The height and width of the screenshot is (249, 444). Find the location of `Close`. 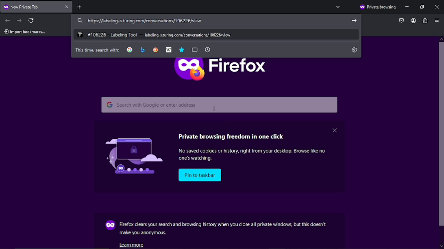

Close is located at coordinates (437, 6).